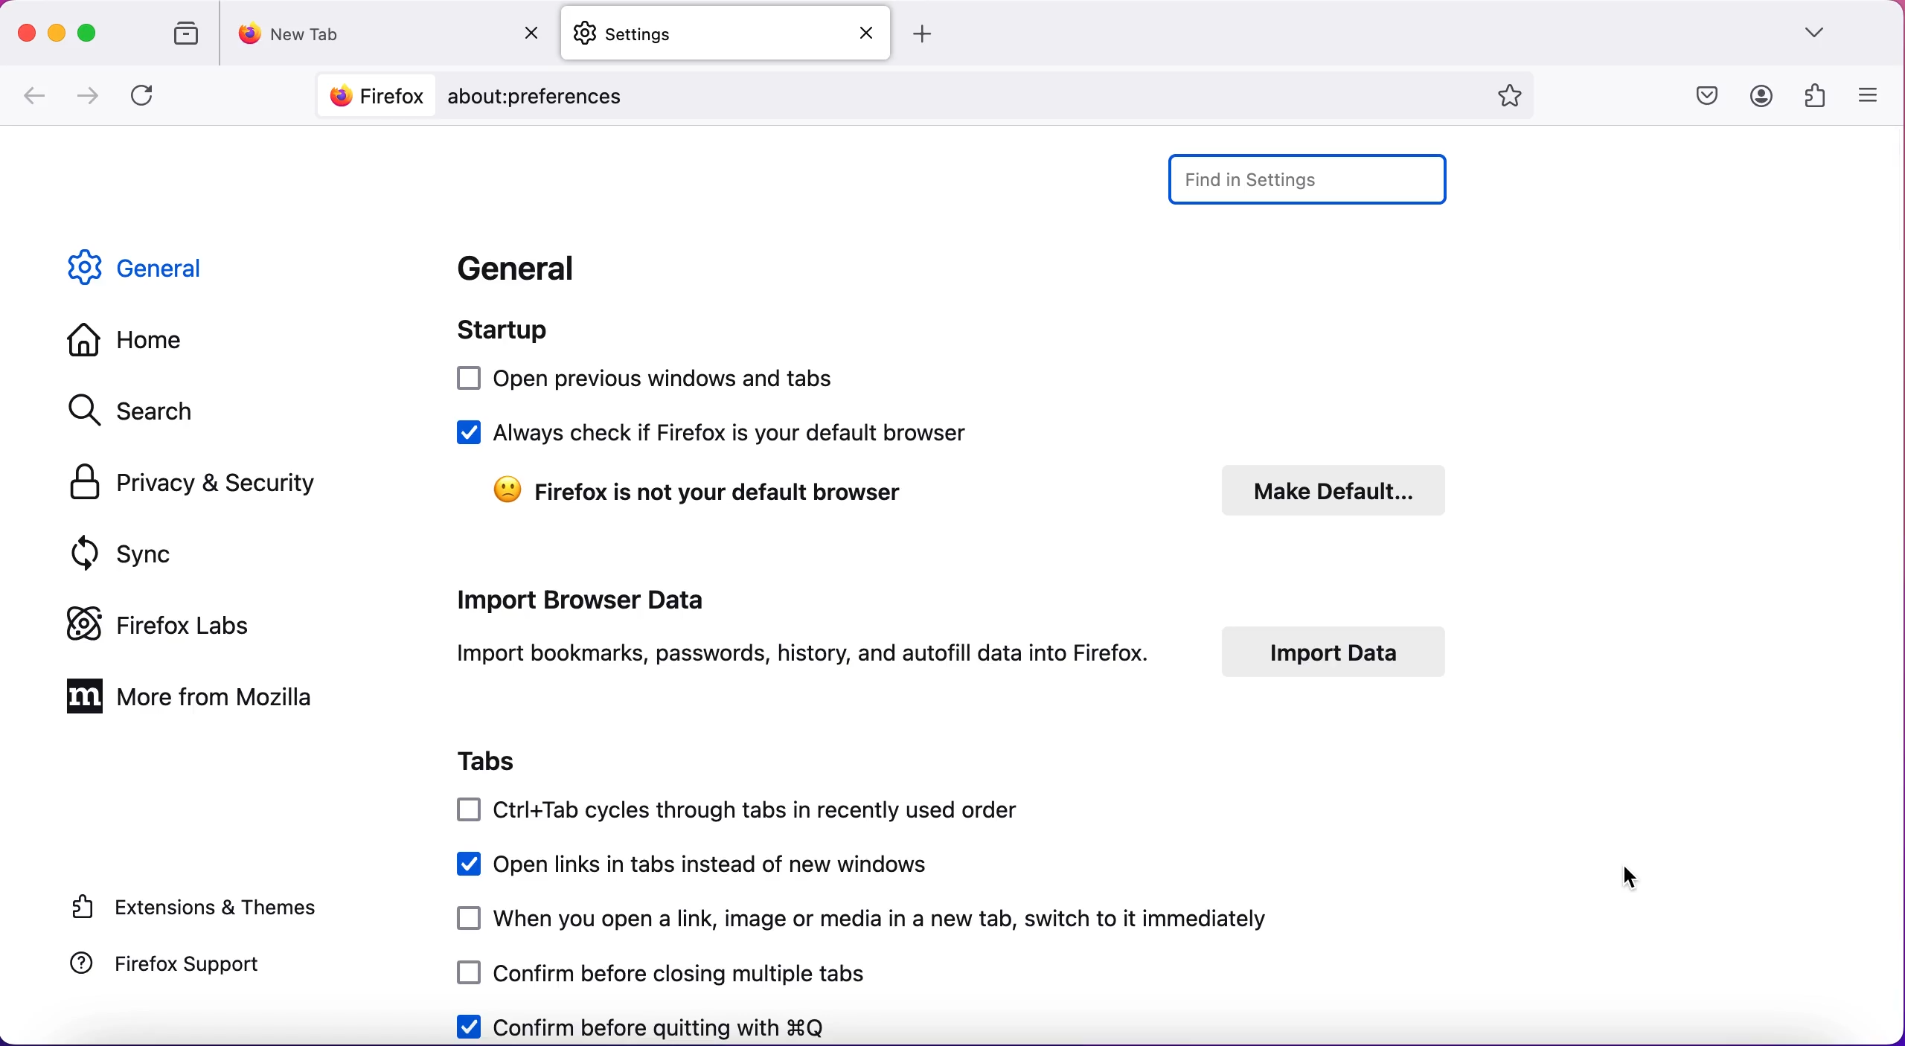 Image resolution: width=1905 pixels, height=1046 pixels. I want to click on extensions and themes, so click(211, 907).